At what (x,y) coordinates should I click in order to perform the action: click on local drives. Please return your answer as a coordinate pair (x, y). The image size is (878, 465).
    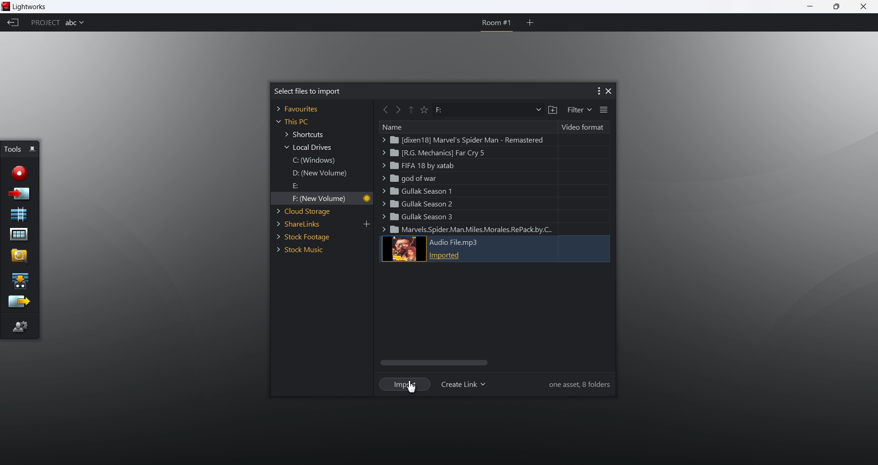
    Looking at the image, I should click on (309, 148).